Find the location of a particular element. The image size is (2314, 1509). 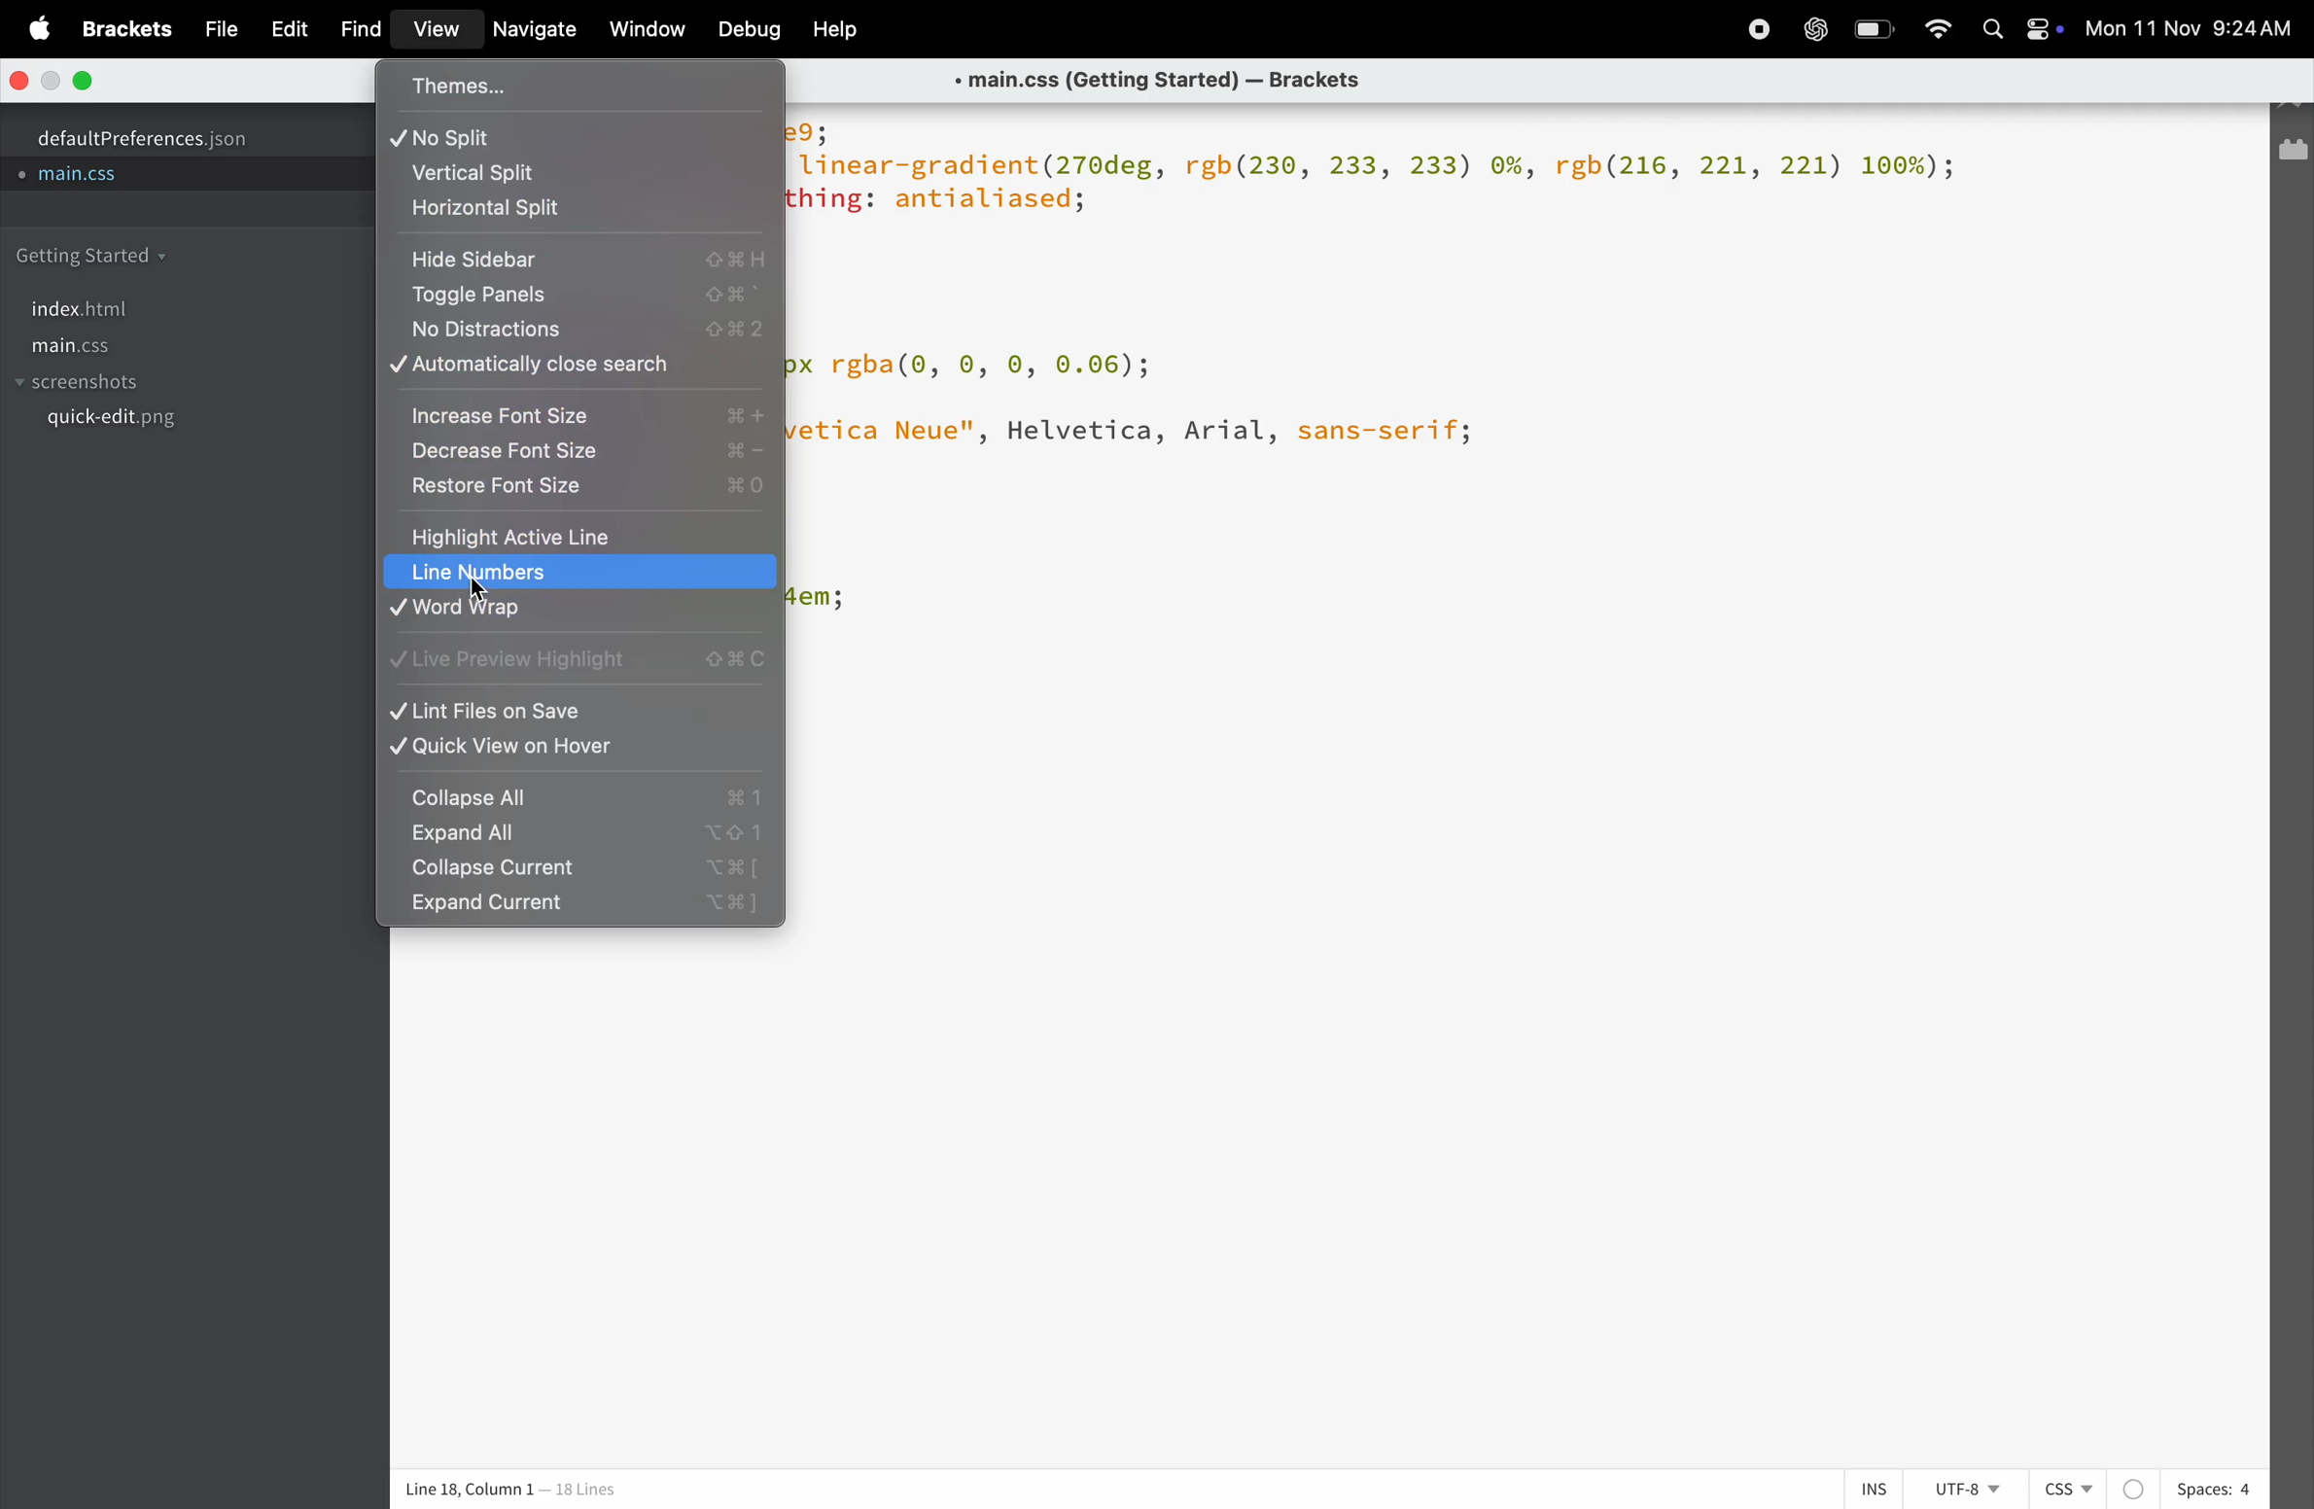

automatically check search is located at coordinates (579, 367).